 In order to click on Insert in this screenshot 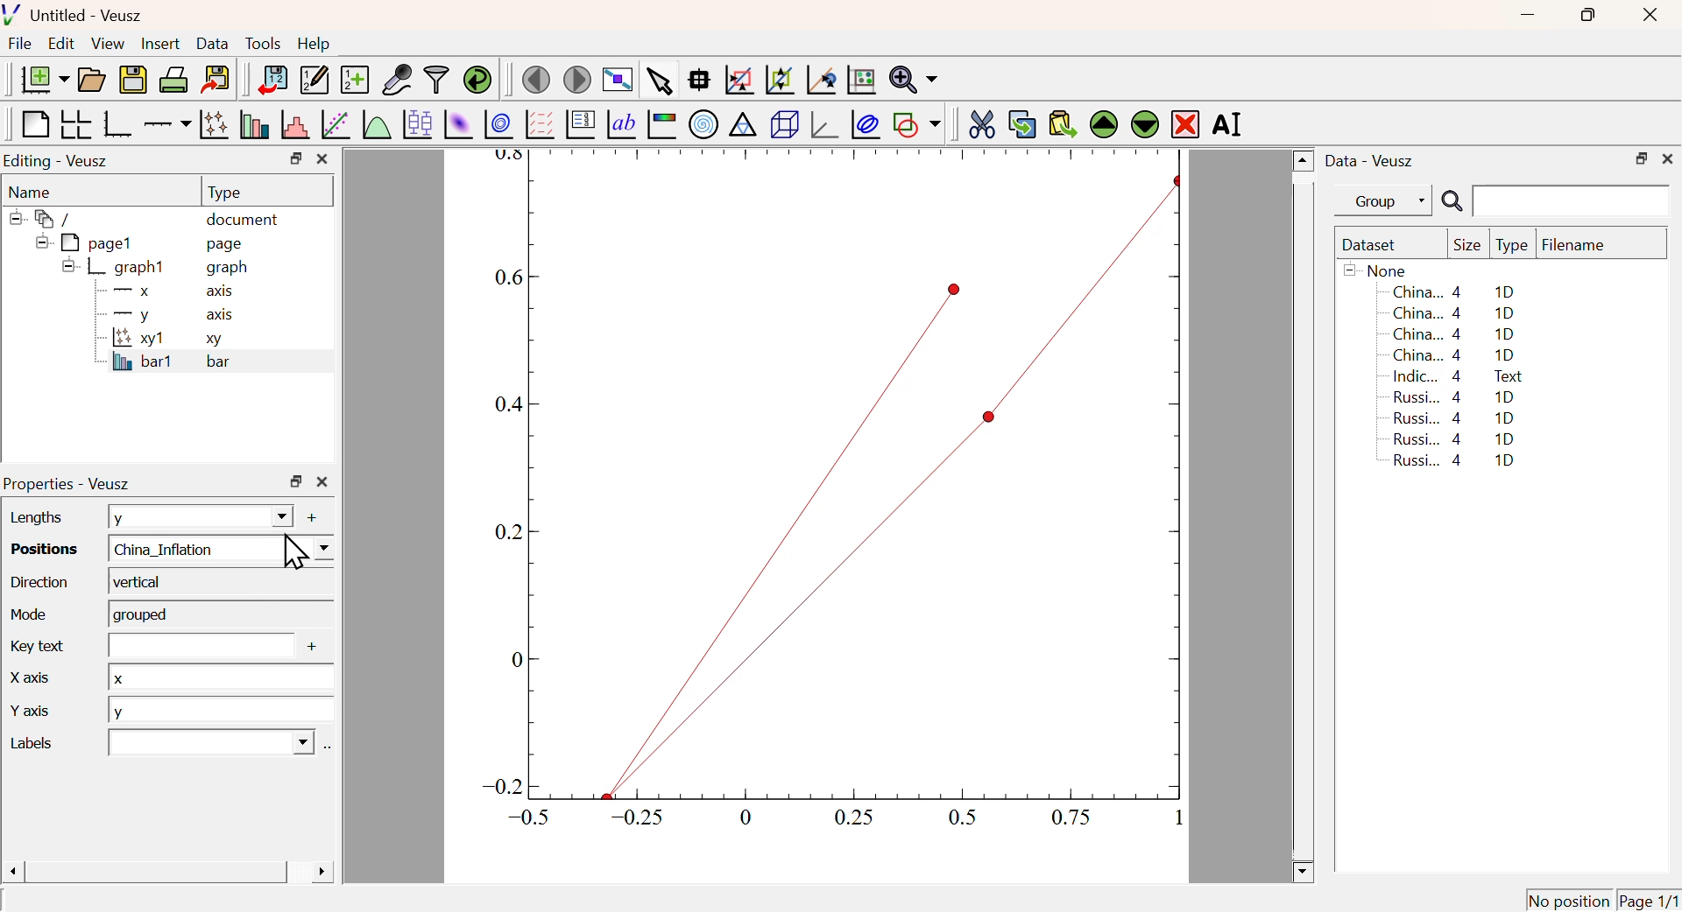, I will do `click(159, 45)`.